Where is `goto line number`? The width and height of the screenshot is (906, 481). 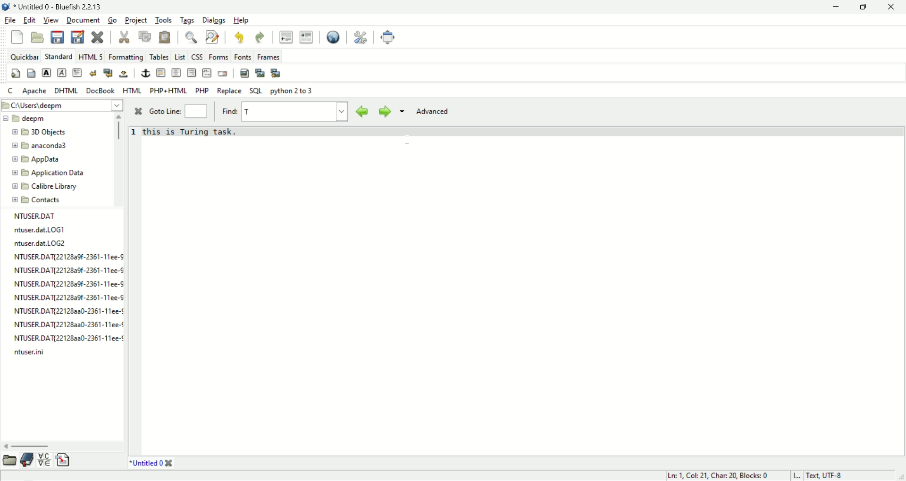
goto line number is located at coordinates (196, 112).